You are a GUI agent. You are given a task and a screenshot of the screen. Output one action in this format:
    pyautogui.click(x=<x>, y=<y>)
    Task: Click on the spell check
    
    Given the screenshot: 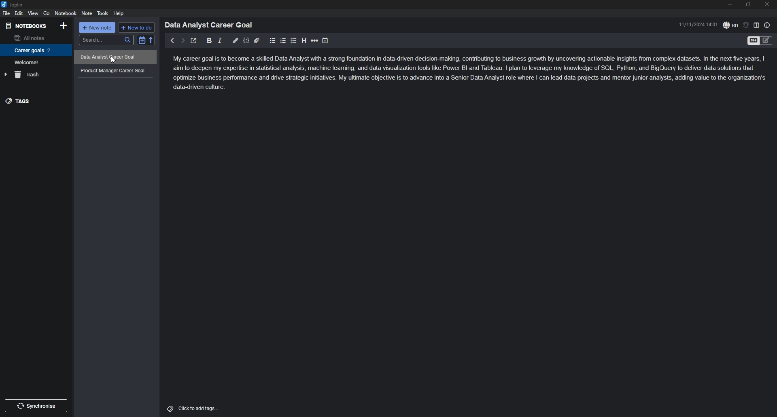 What is the action you would take?
    pyautogui.click(x=730, y=25)
    